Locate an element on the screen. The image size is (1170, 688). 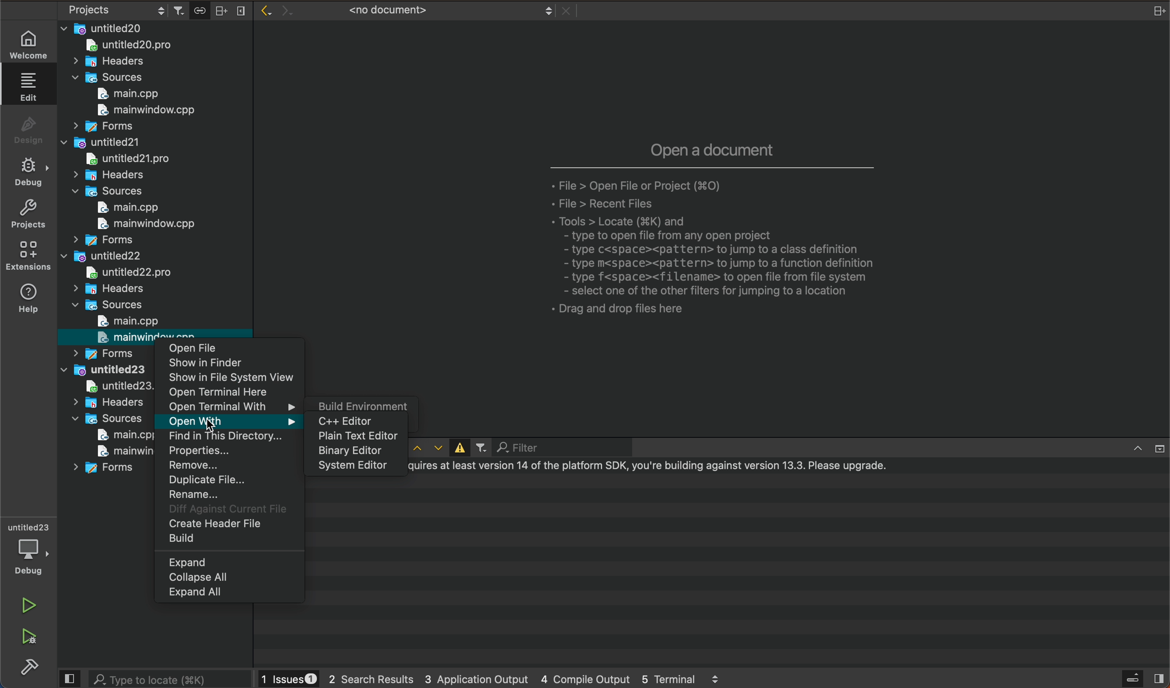
rename is located at coordinates (229, 495).